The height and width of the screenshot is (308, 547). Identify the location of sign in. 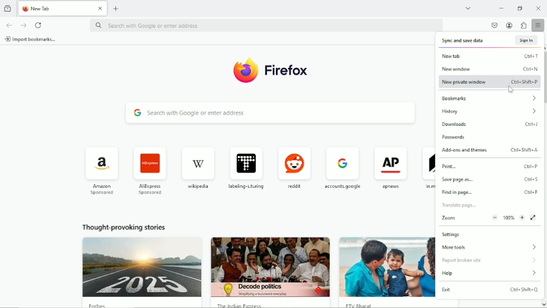
(526, 40).